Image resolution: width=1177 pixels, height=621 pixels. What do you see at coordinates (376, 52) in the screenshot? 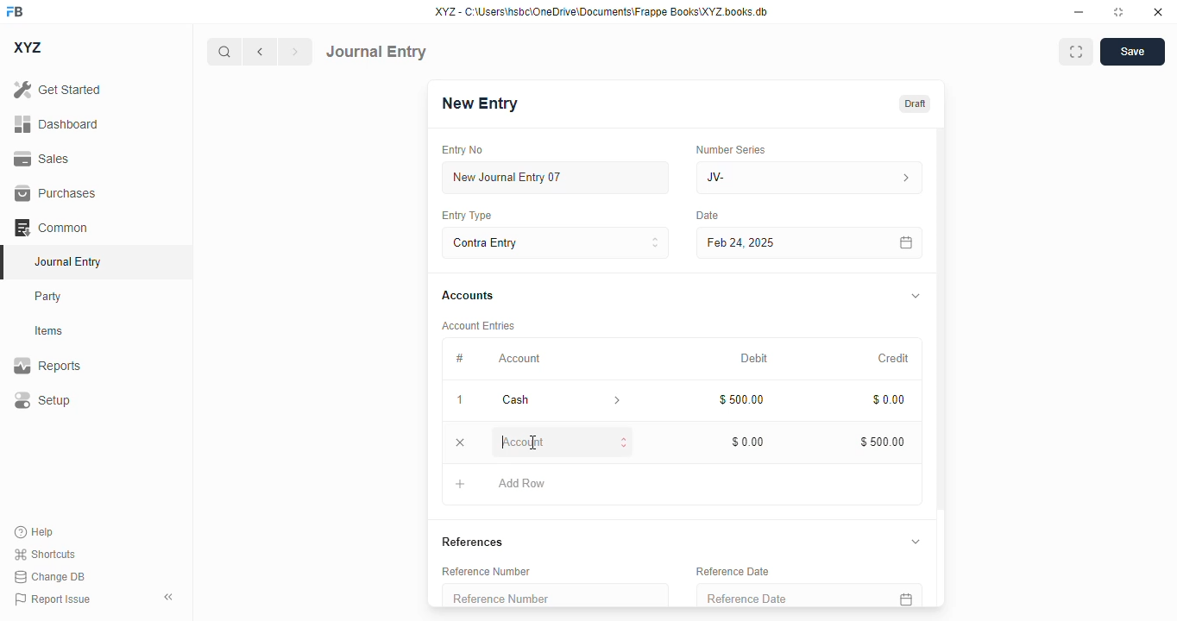
I see `journal entry` at bounding box center [376, 52].